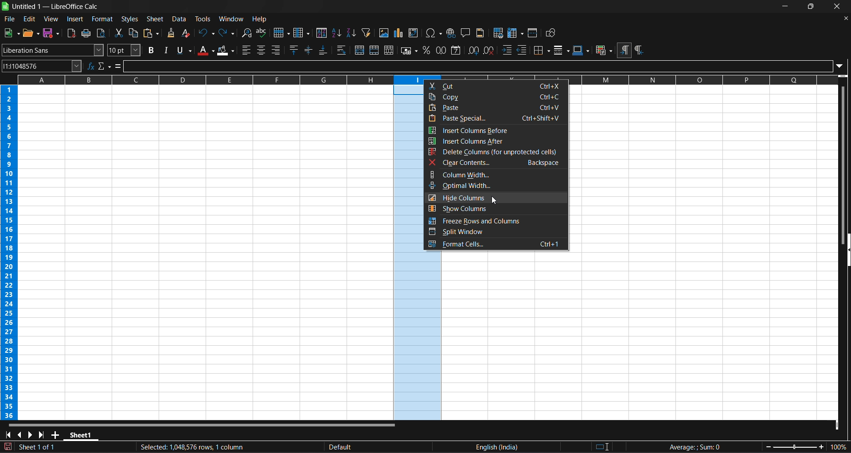 Image resolution: width=851 pixels, height=453 pixels. I want to click on formula, so click(119, 66).